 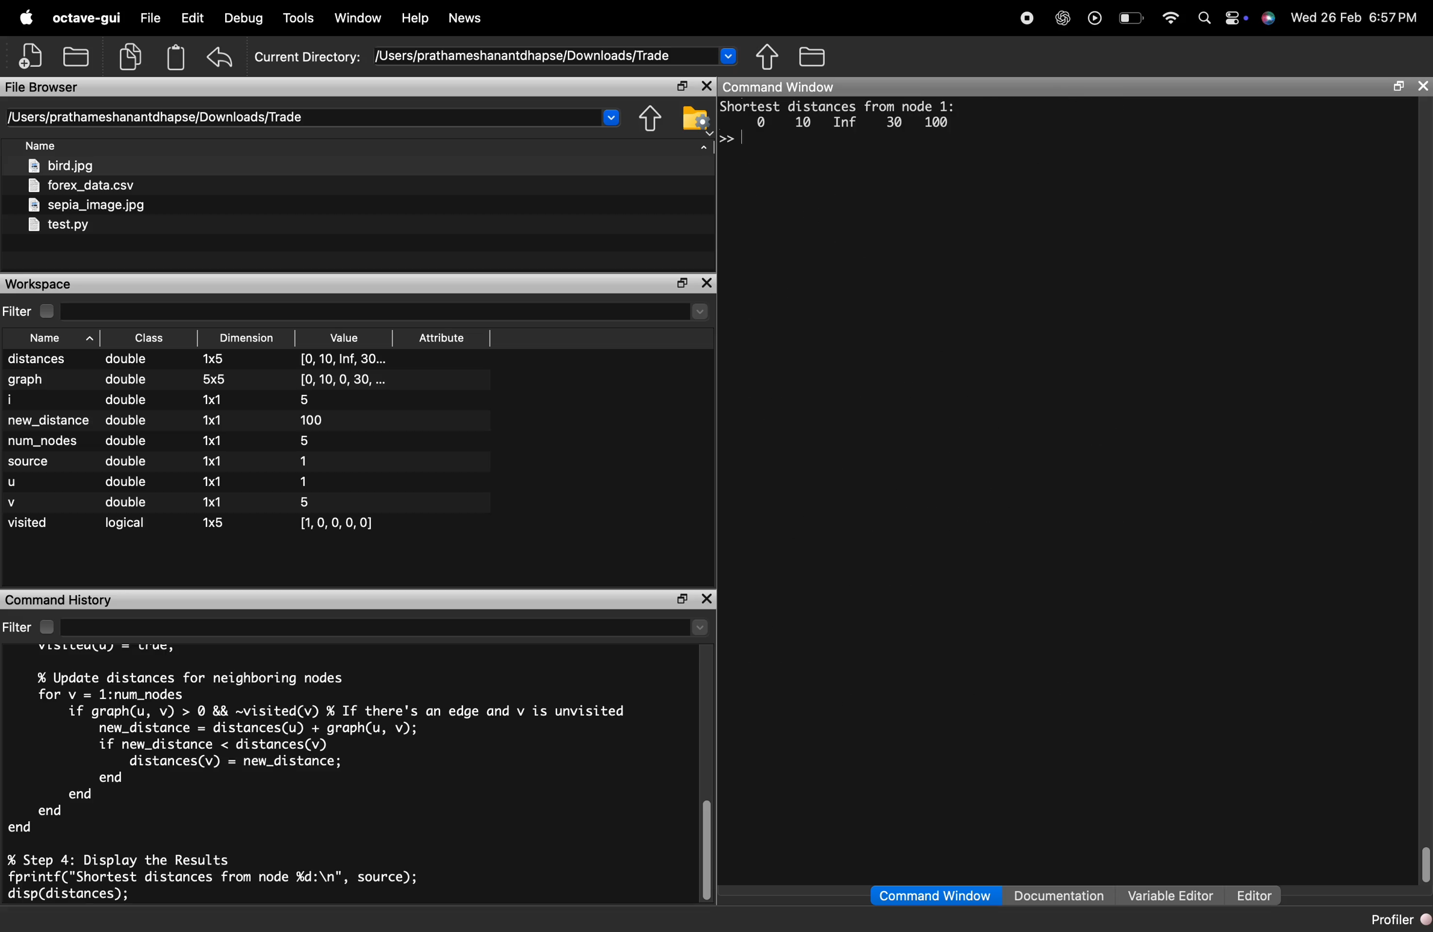 I want to click on close, so click(x=1424, y=87).